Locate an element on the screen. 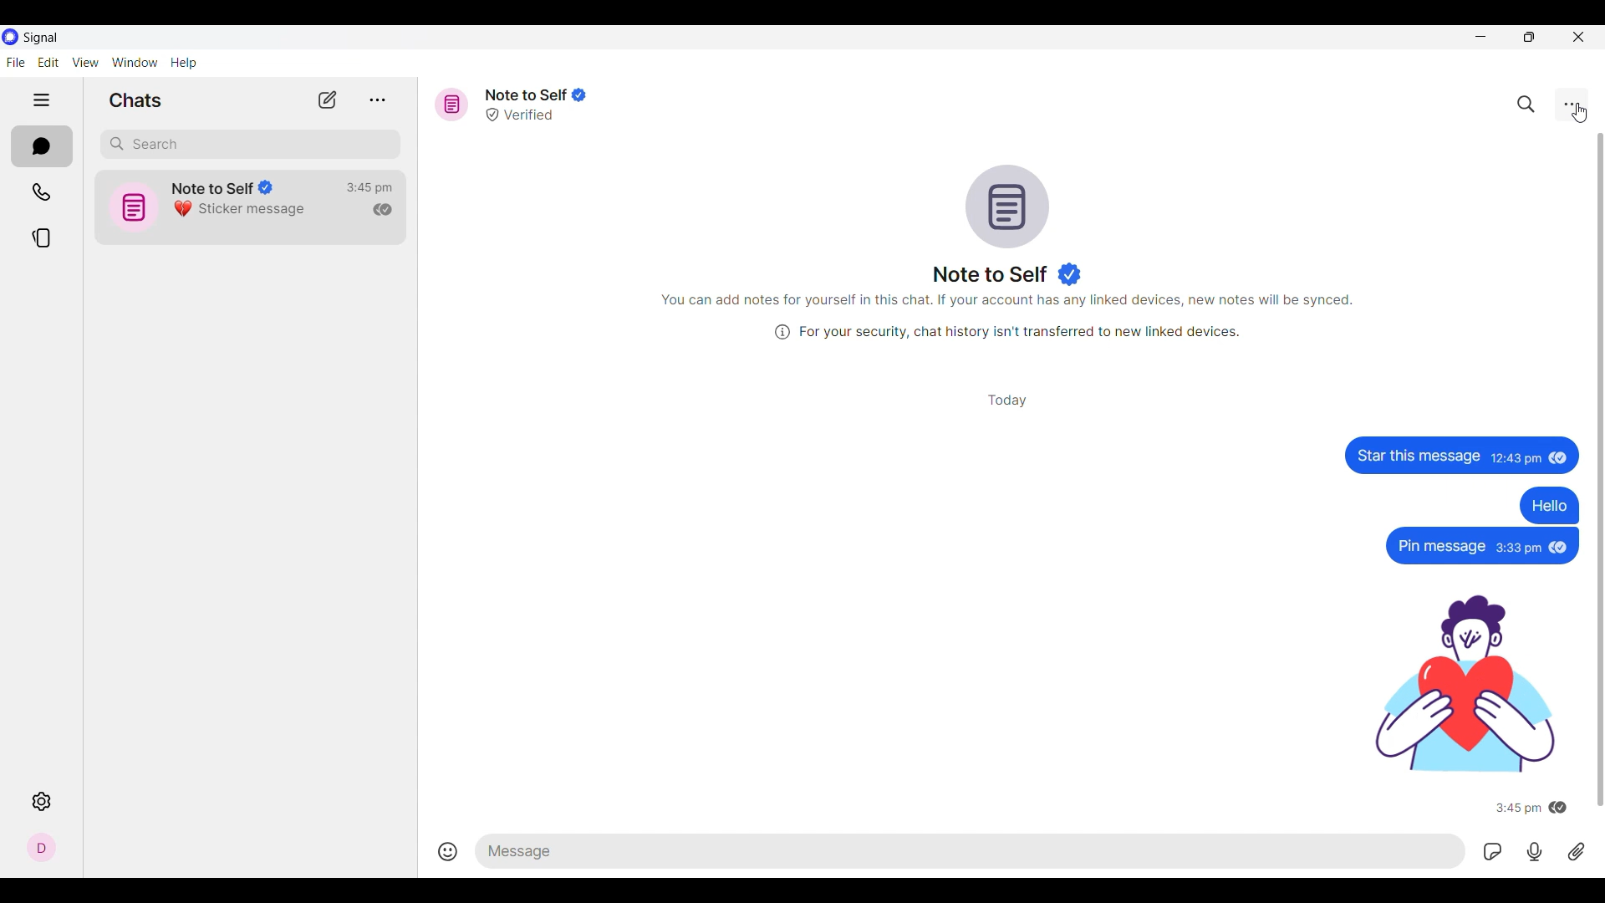 The width and height of the screenshot is (1605, 903). Settings is located at coordinates (41, 801).